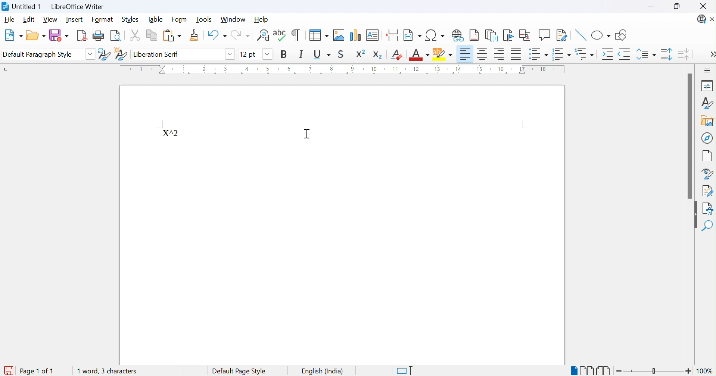  Describe the element at coordinates (36, 34) in the screenshot. I see `Open` at that location.